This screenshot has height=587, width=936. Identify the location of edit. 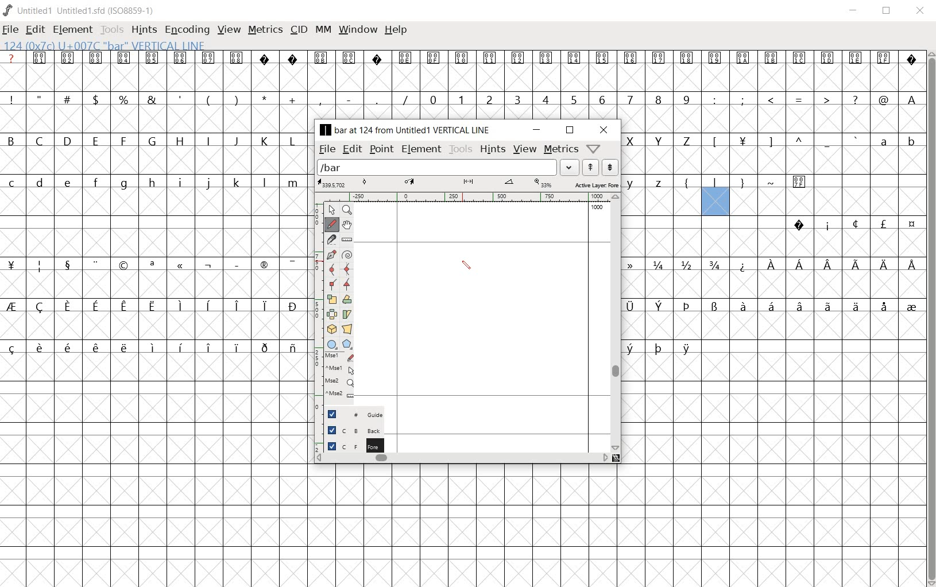
(351, 149).